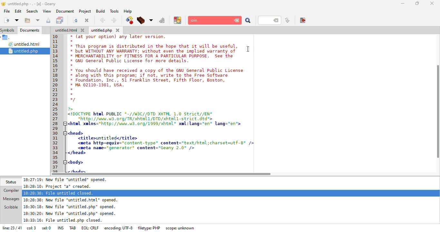 Image resolution: width=440 pixels, height=232 pixels. What do you see at coordinates (84, 11) in the screenshot?
I see `project` at bounding box center [84, 11].